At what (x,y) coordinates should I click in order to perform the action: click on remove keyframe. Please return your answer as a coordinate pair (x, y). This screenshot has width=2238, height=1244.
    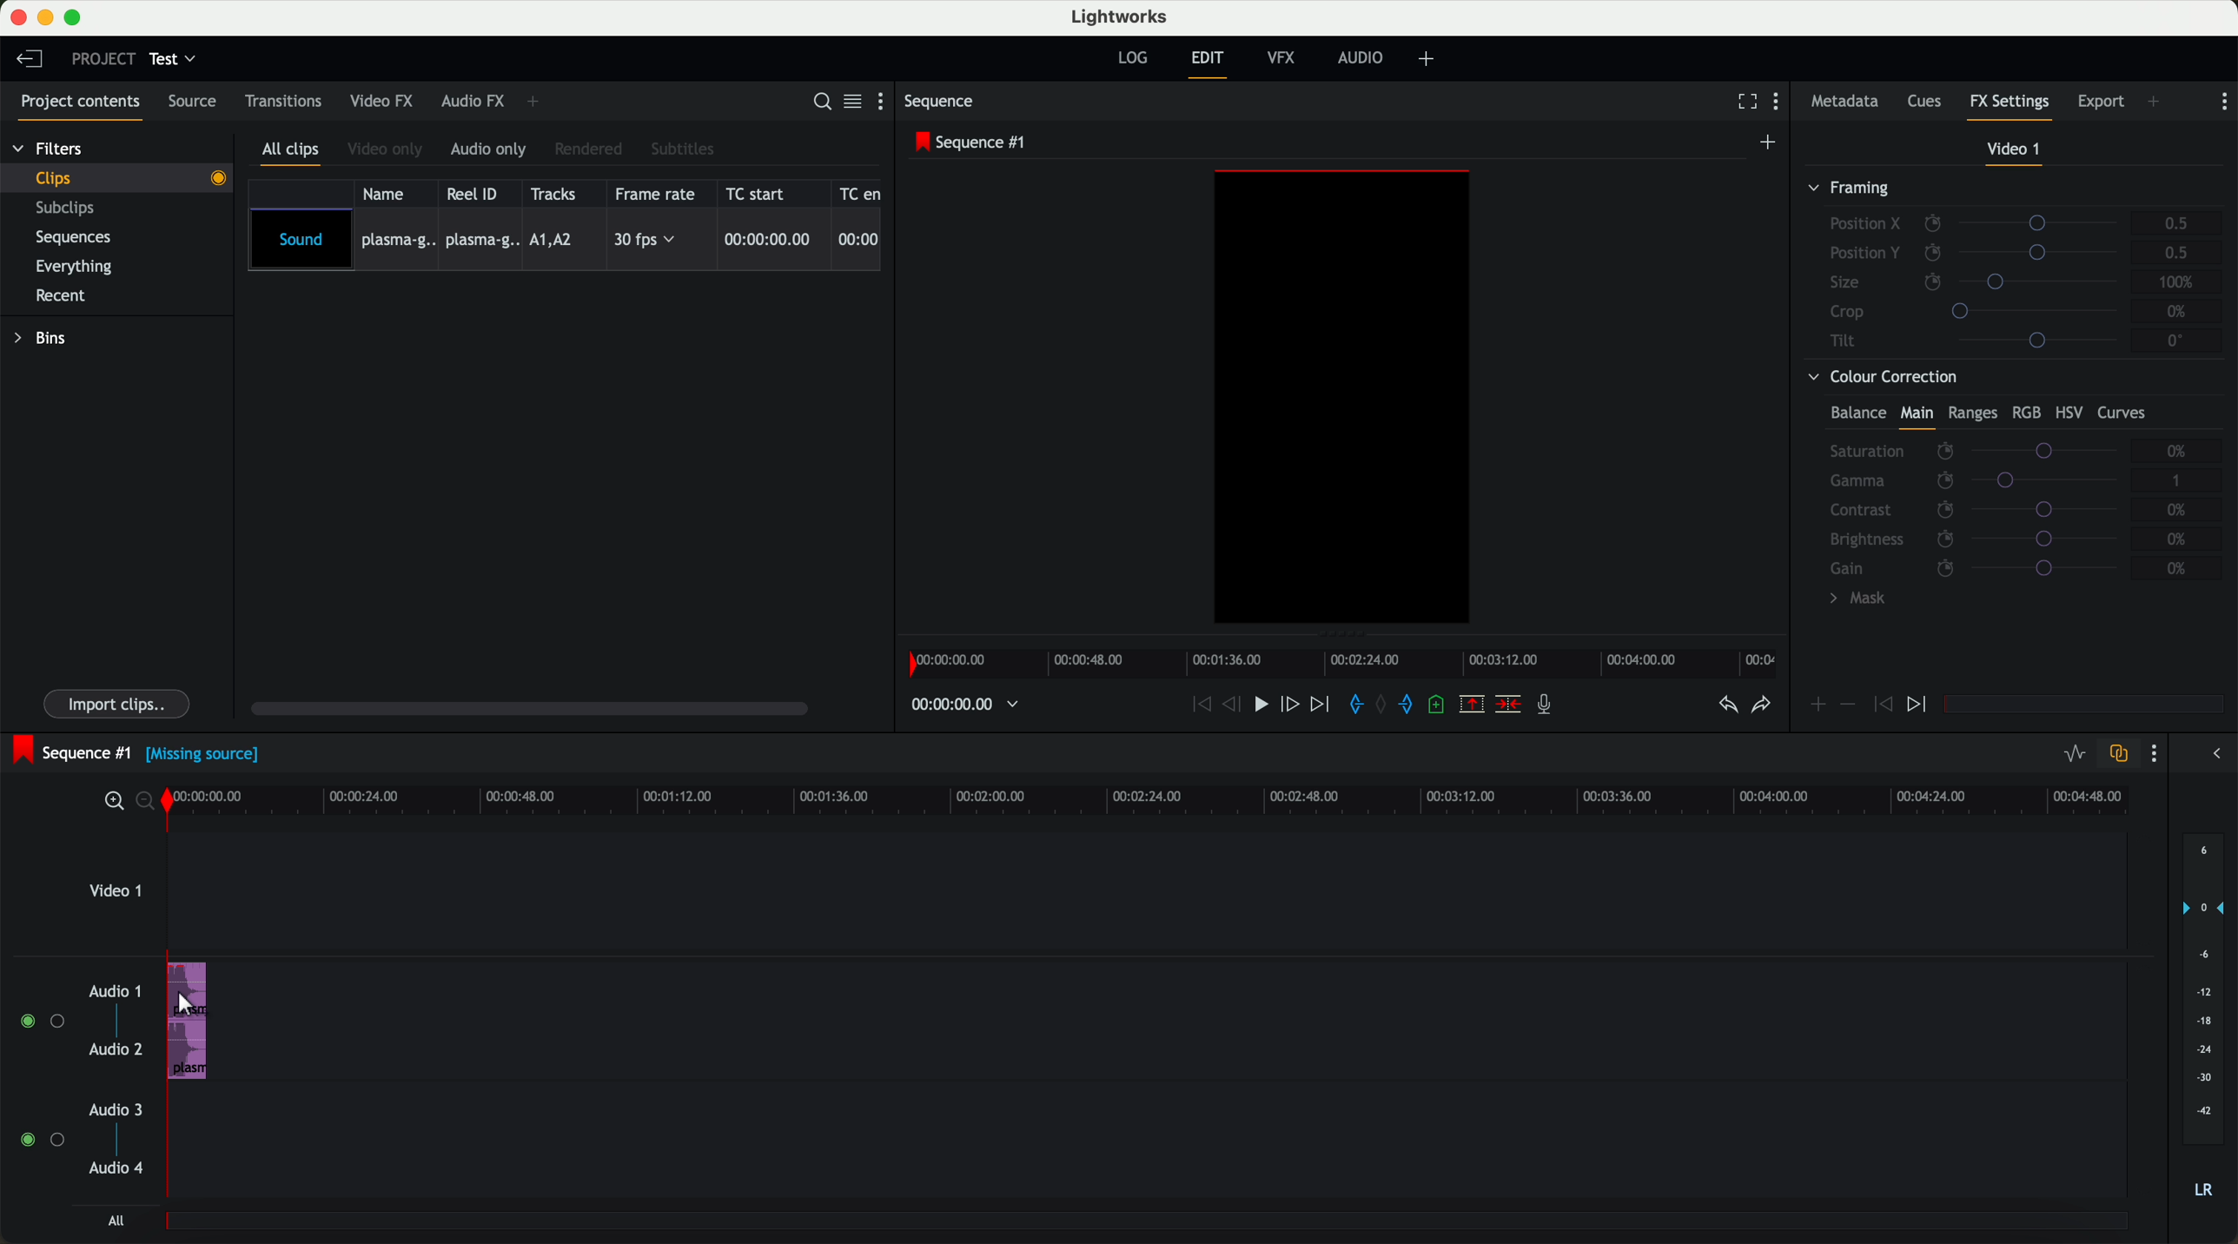
    Looking at the image, I should click on (1849, 705).